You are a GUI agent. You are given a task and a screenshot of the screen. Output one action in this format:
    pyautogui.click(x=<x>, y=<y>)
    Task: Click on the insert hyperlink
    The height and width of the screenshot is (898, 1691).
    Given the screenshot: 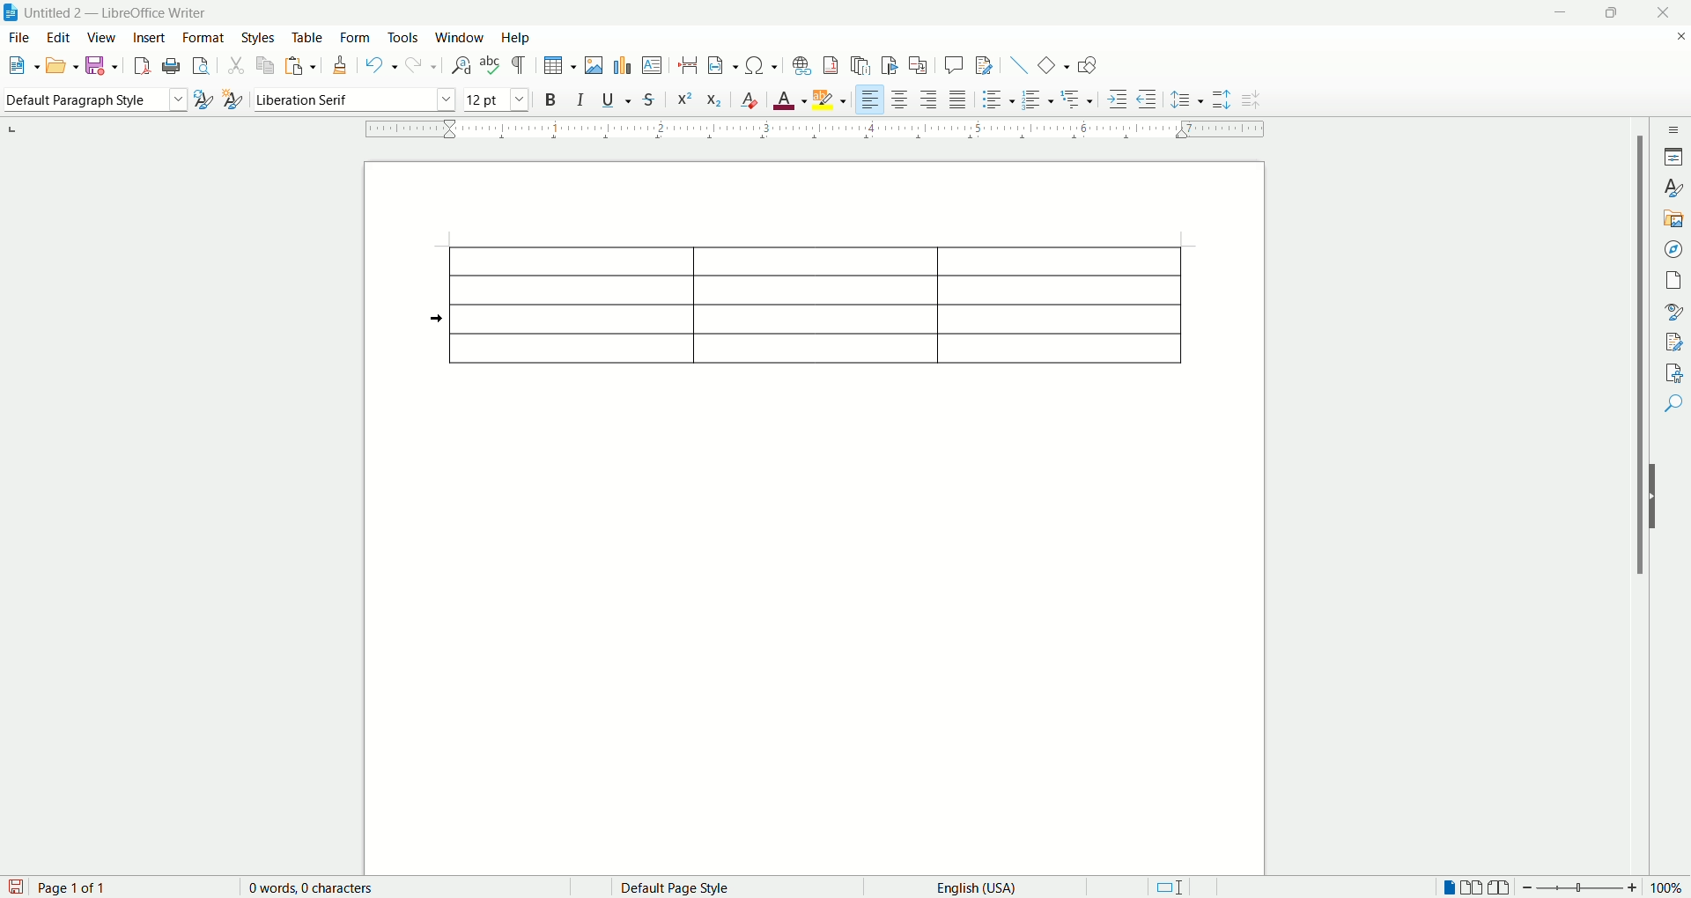 What is the action you would take?
    pyautogui.click(x=802, y=63)
    